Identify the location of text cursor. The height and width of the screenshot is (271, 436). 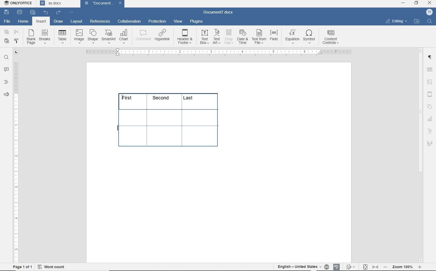
(121, 97).